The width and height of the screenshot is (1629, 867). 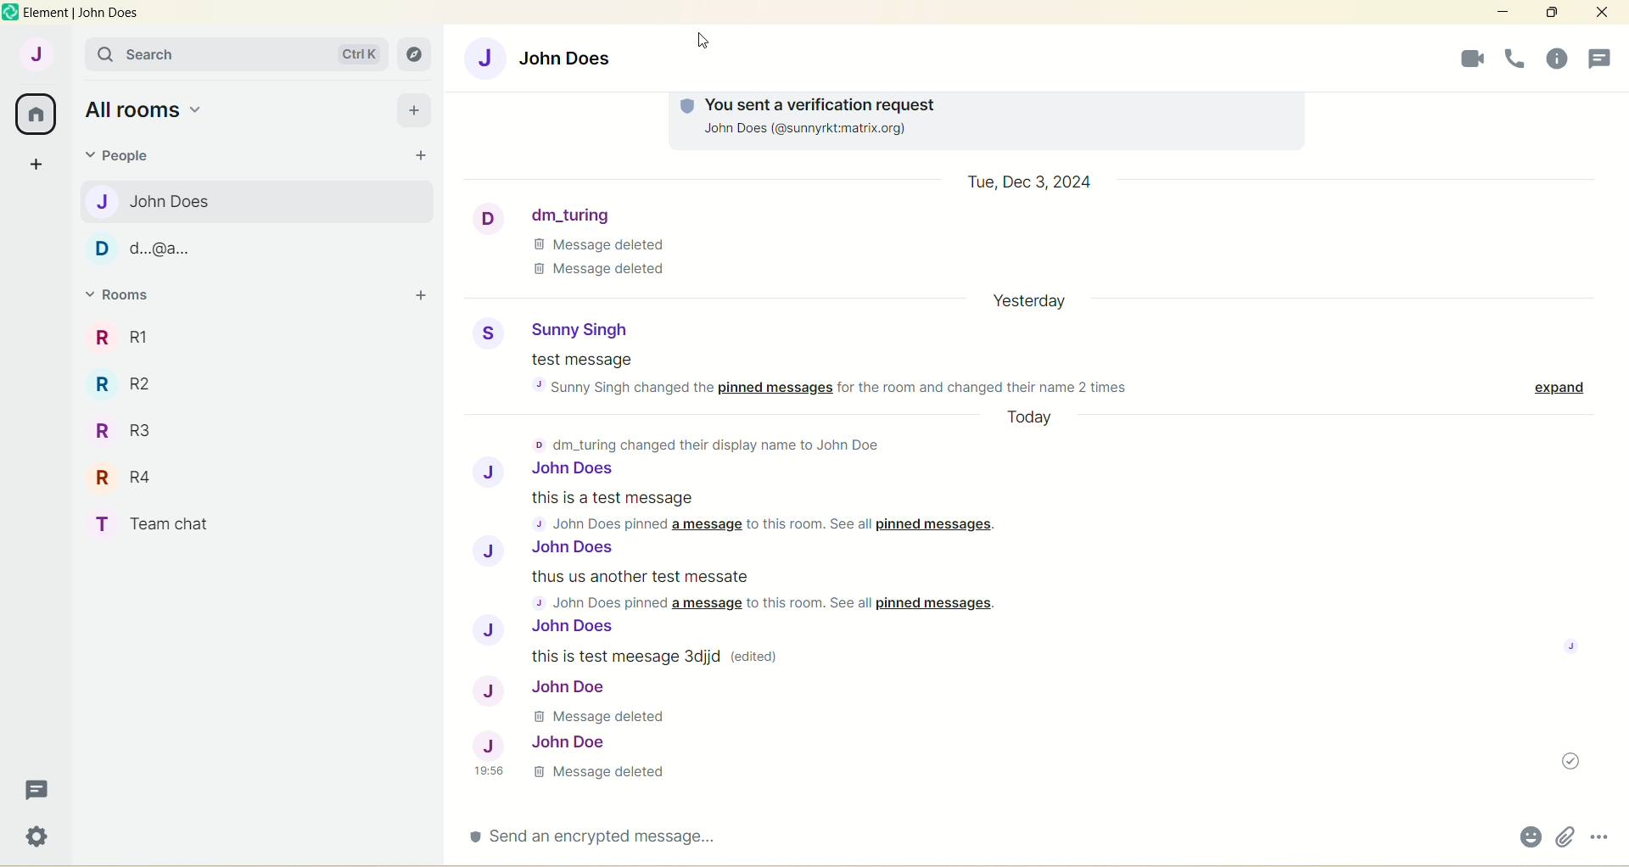 I want to click on room info, so click(x=1513, y=59).